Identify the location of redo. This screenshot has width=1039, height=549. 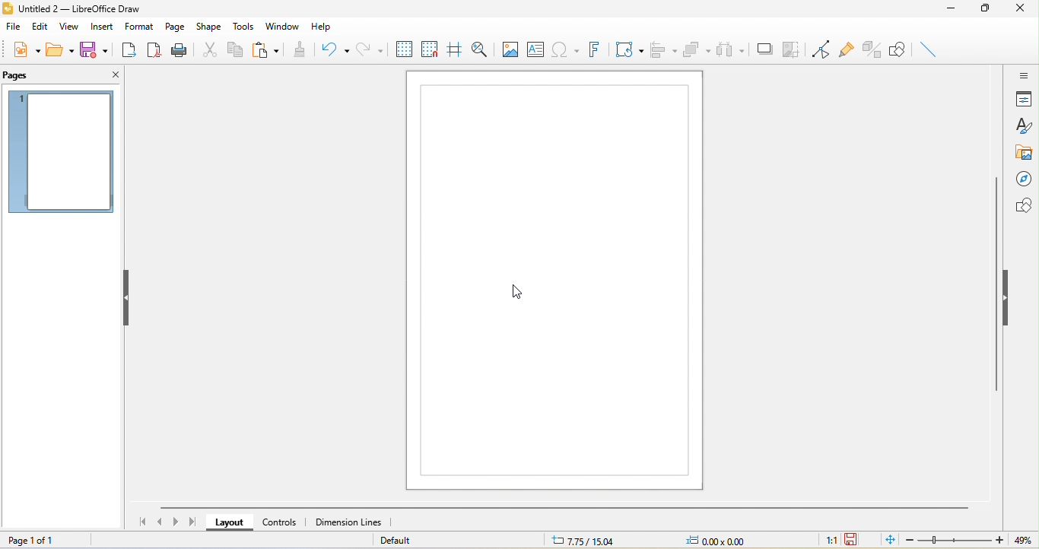
(373, 49).